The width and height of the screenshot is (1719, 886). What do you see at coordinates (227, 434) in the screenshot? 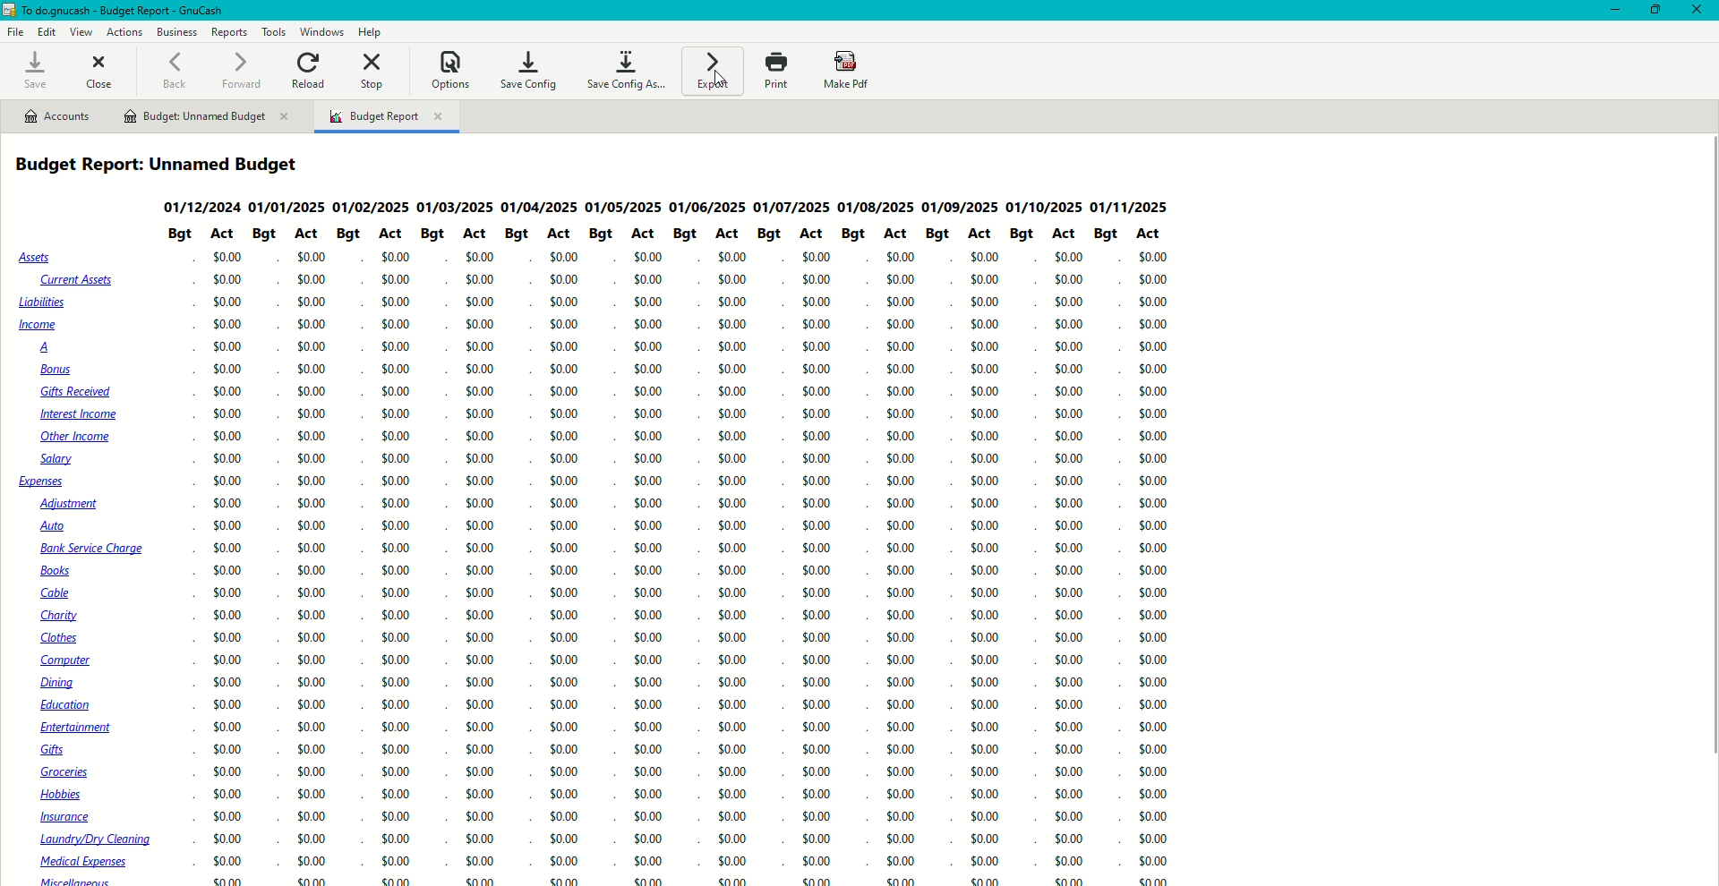
I see `0.00` at bounding box center [227, 434].